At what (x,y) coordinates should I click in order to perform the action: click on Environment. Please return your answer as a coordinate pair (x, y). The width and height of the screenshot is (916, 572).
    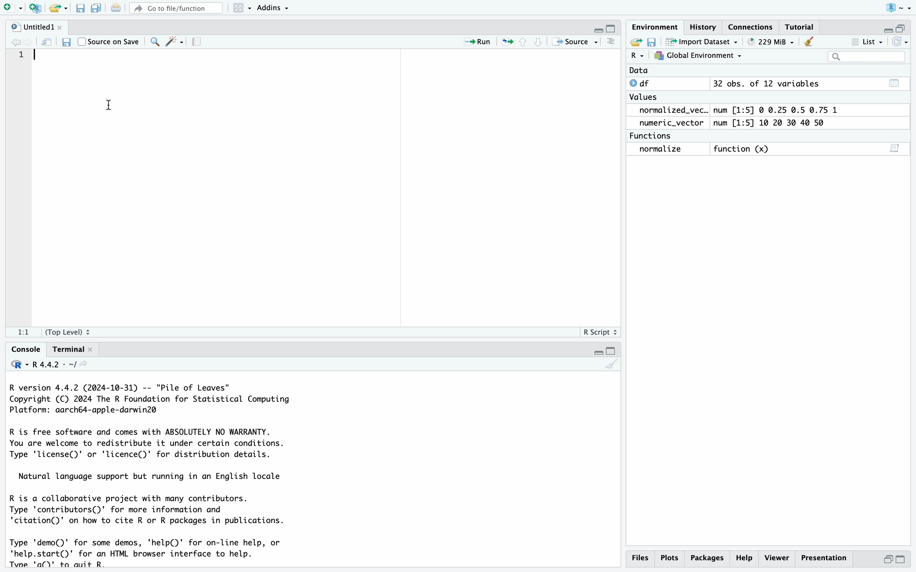
    Looking at the image, I should click on (655, 28).